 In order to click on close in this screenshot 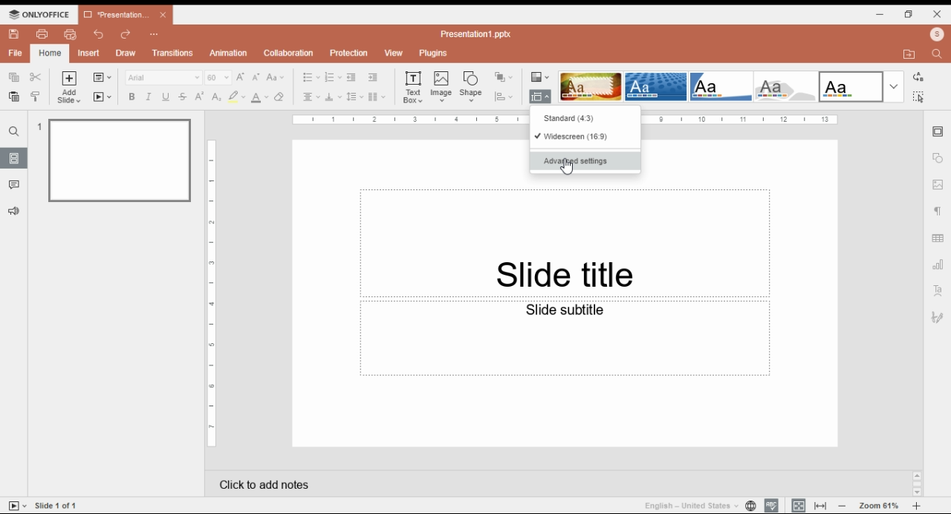, I will do `click(938, 13)`.